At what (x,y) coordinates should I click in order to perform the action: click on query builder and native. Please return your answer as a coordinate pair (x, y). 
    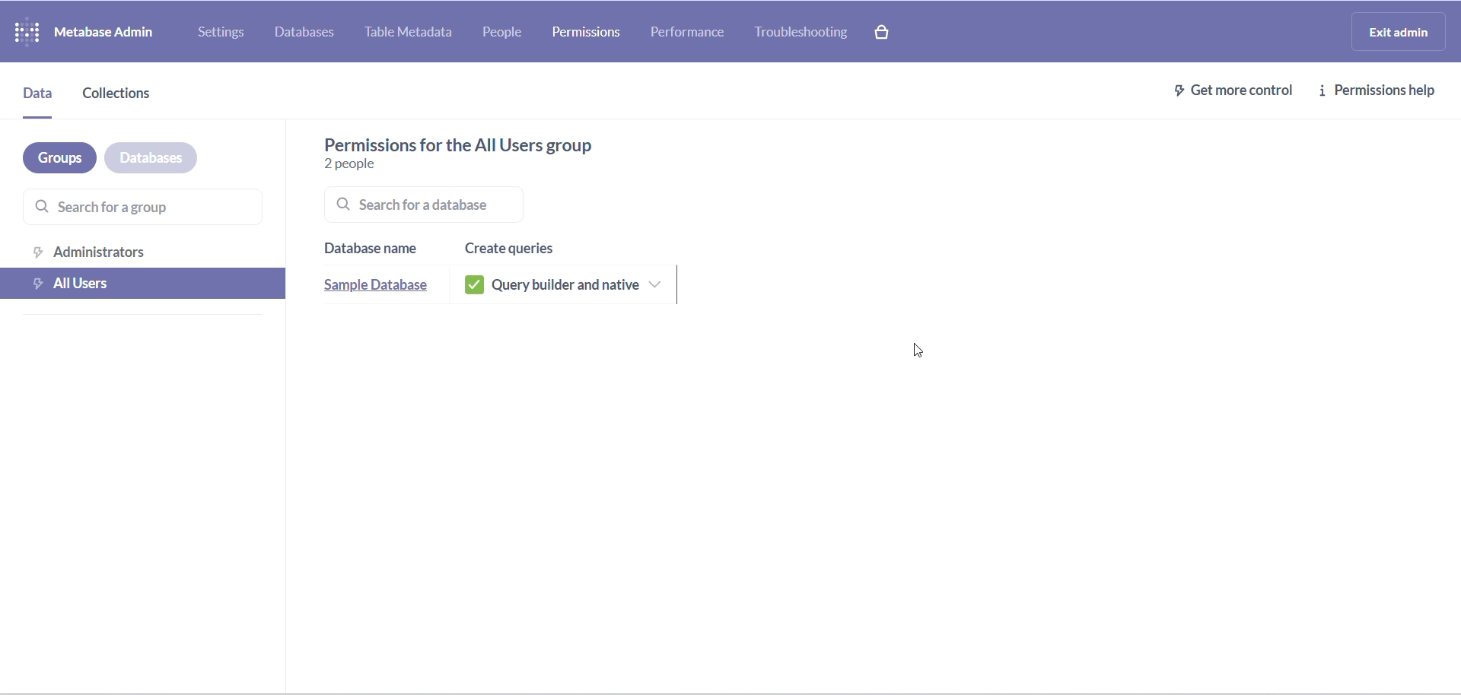
    Looking at the image, I should click on (578, 285).